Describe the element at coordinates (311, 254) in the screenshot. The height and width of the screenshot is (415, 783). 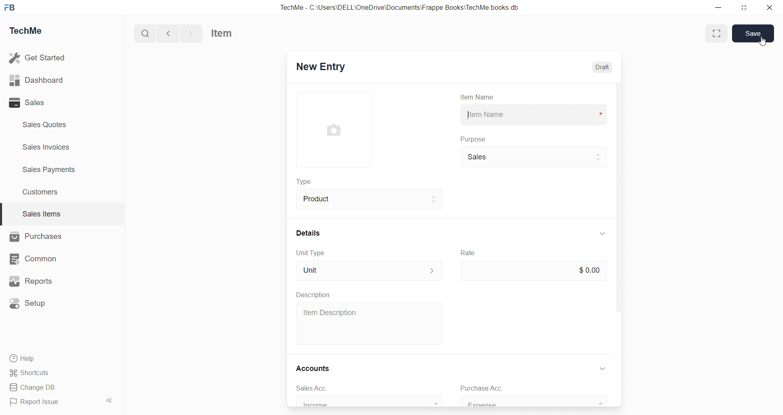
I see `Unit Type` at that location.